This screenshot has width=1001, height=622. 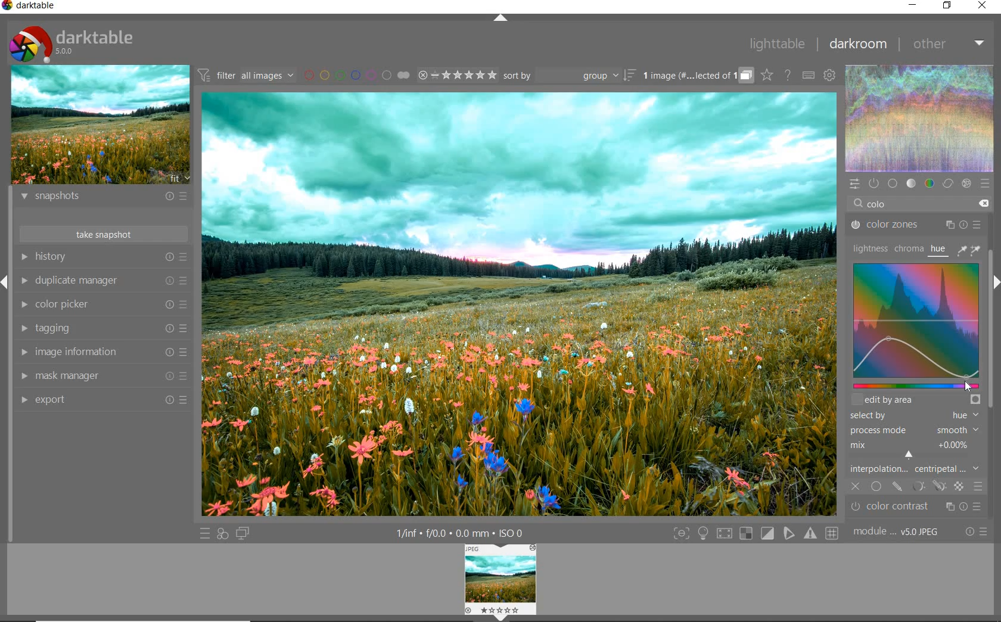 I want to click on cursor position, so click(x=969, y=385).